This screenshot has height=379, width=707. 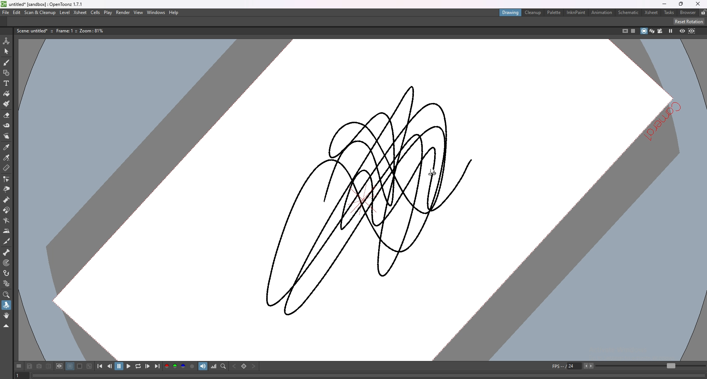 I want to click on rotate, so click(x=6, y=305).